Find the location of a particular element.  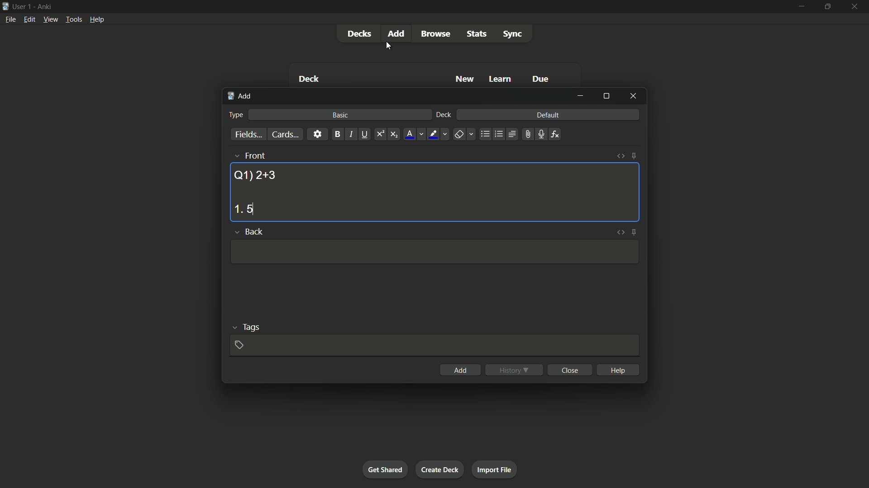

underline is located at coordinates (364, 134).